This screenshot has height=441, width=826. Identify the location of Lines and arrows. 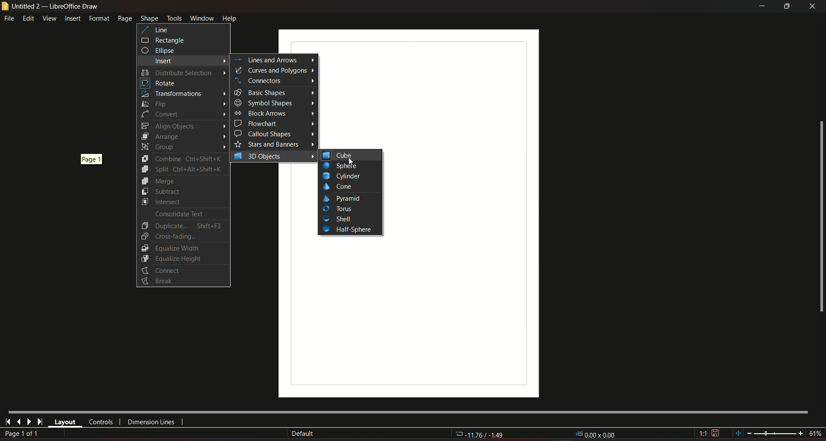
(266, 59).